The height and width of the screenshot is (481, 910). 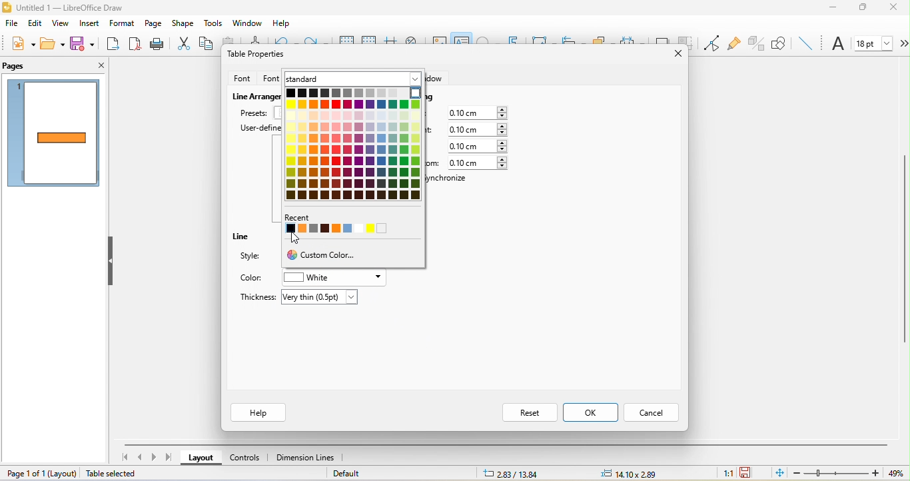 I want to click on thickness, so click(x=254, y=296).